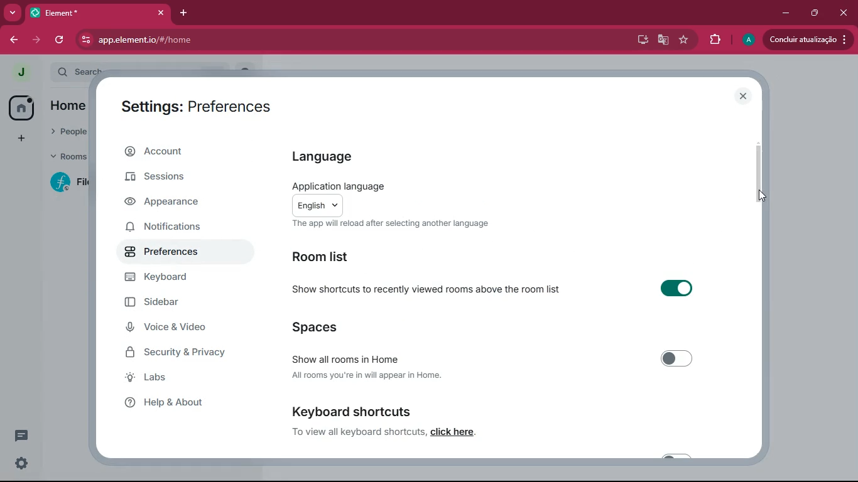 The width and height of the screenshot is (858, 482). I want to click on minimize, so click(785, 12).